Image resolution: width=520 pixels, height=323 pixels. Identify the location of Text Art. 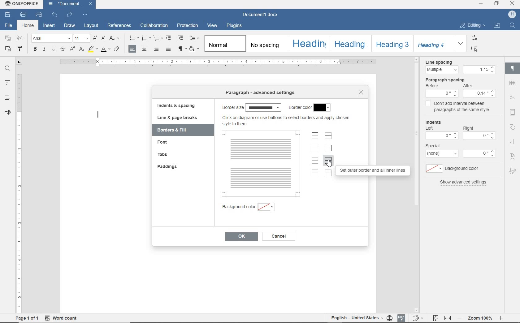
(513, 157).